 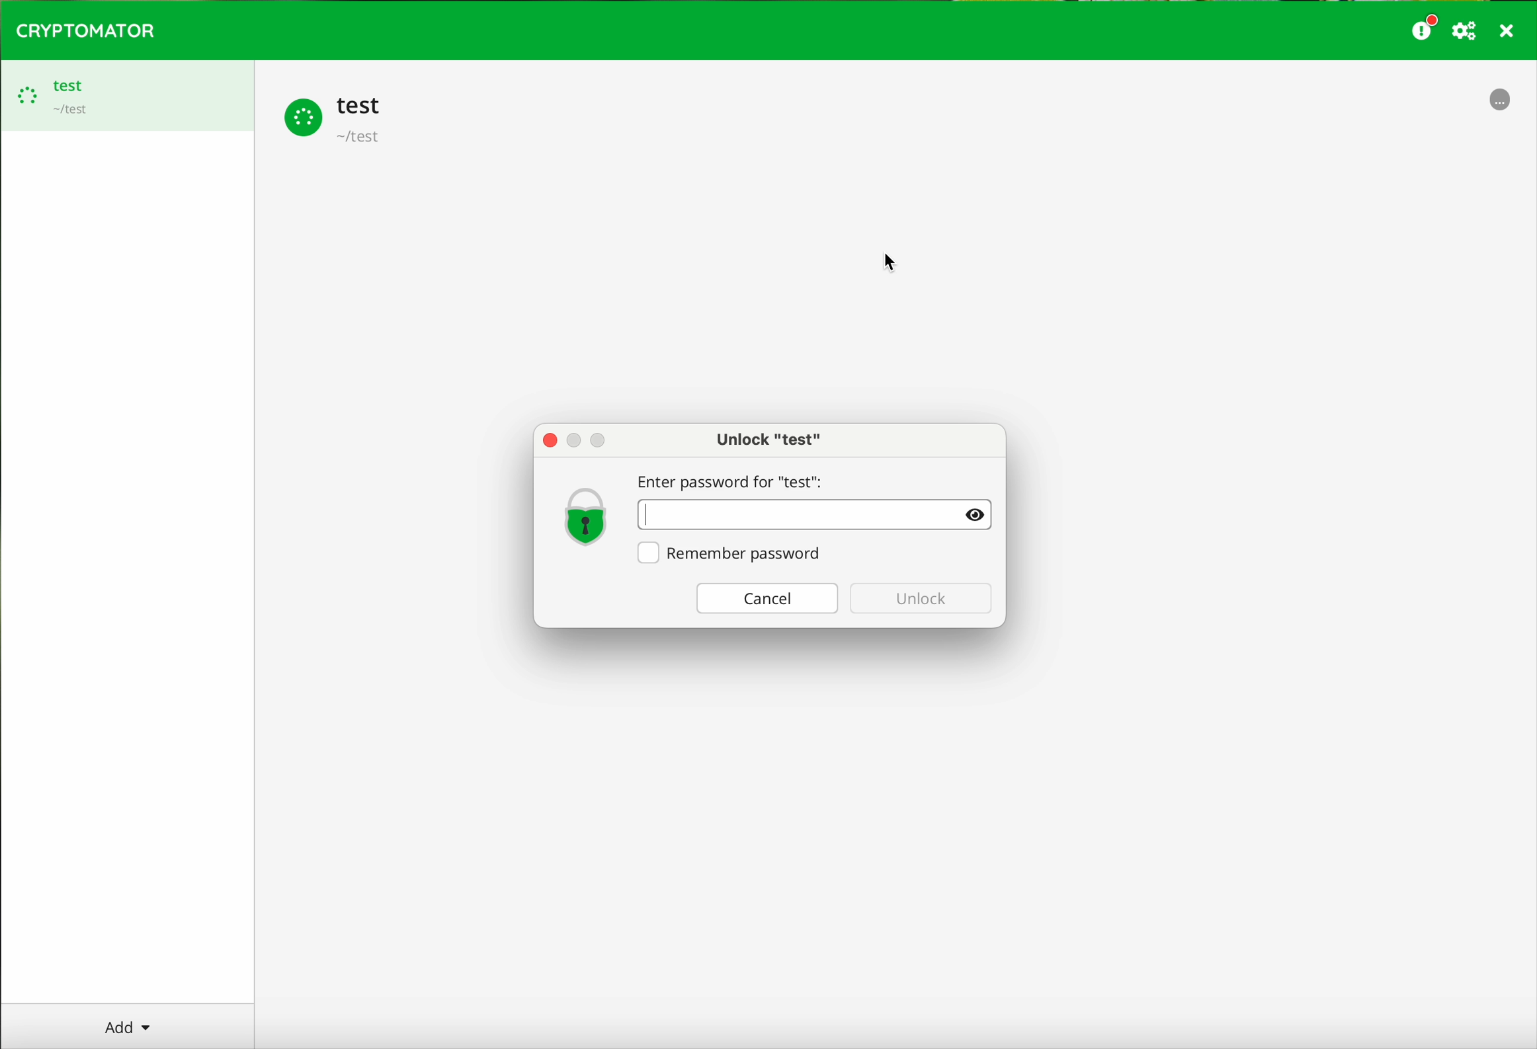 I want to click on CRYPTOMATOR, so click(x=85, y=28).